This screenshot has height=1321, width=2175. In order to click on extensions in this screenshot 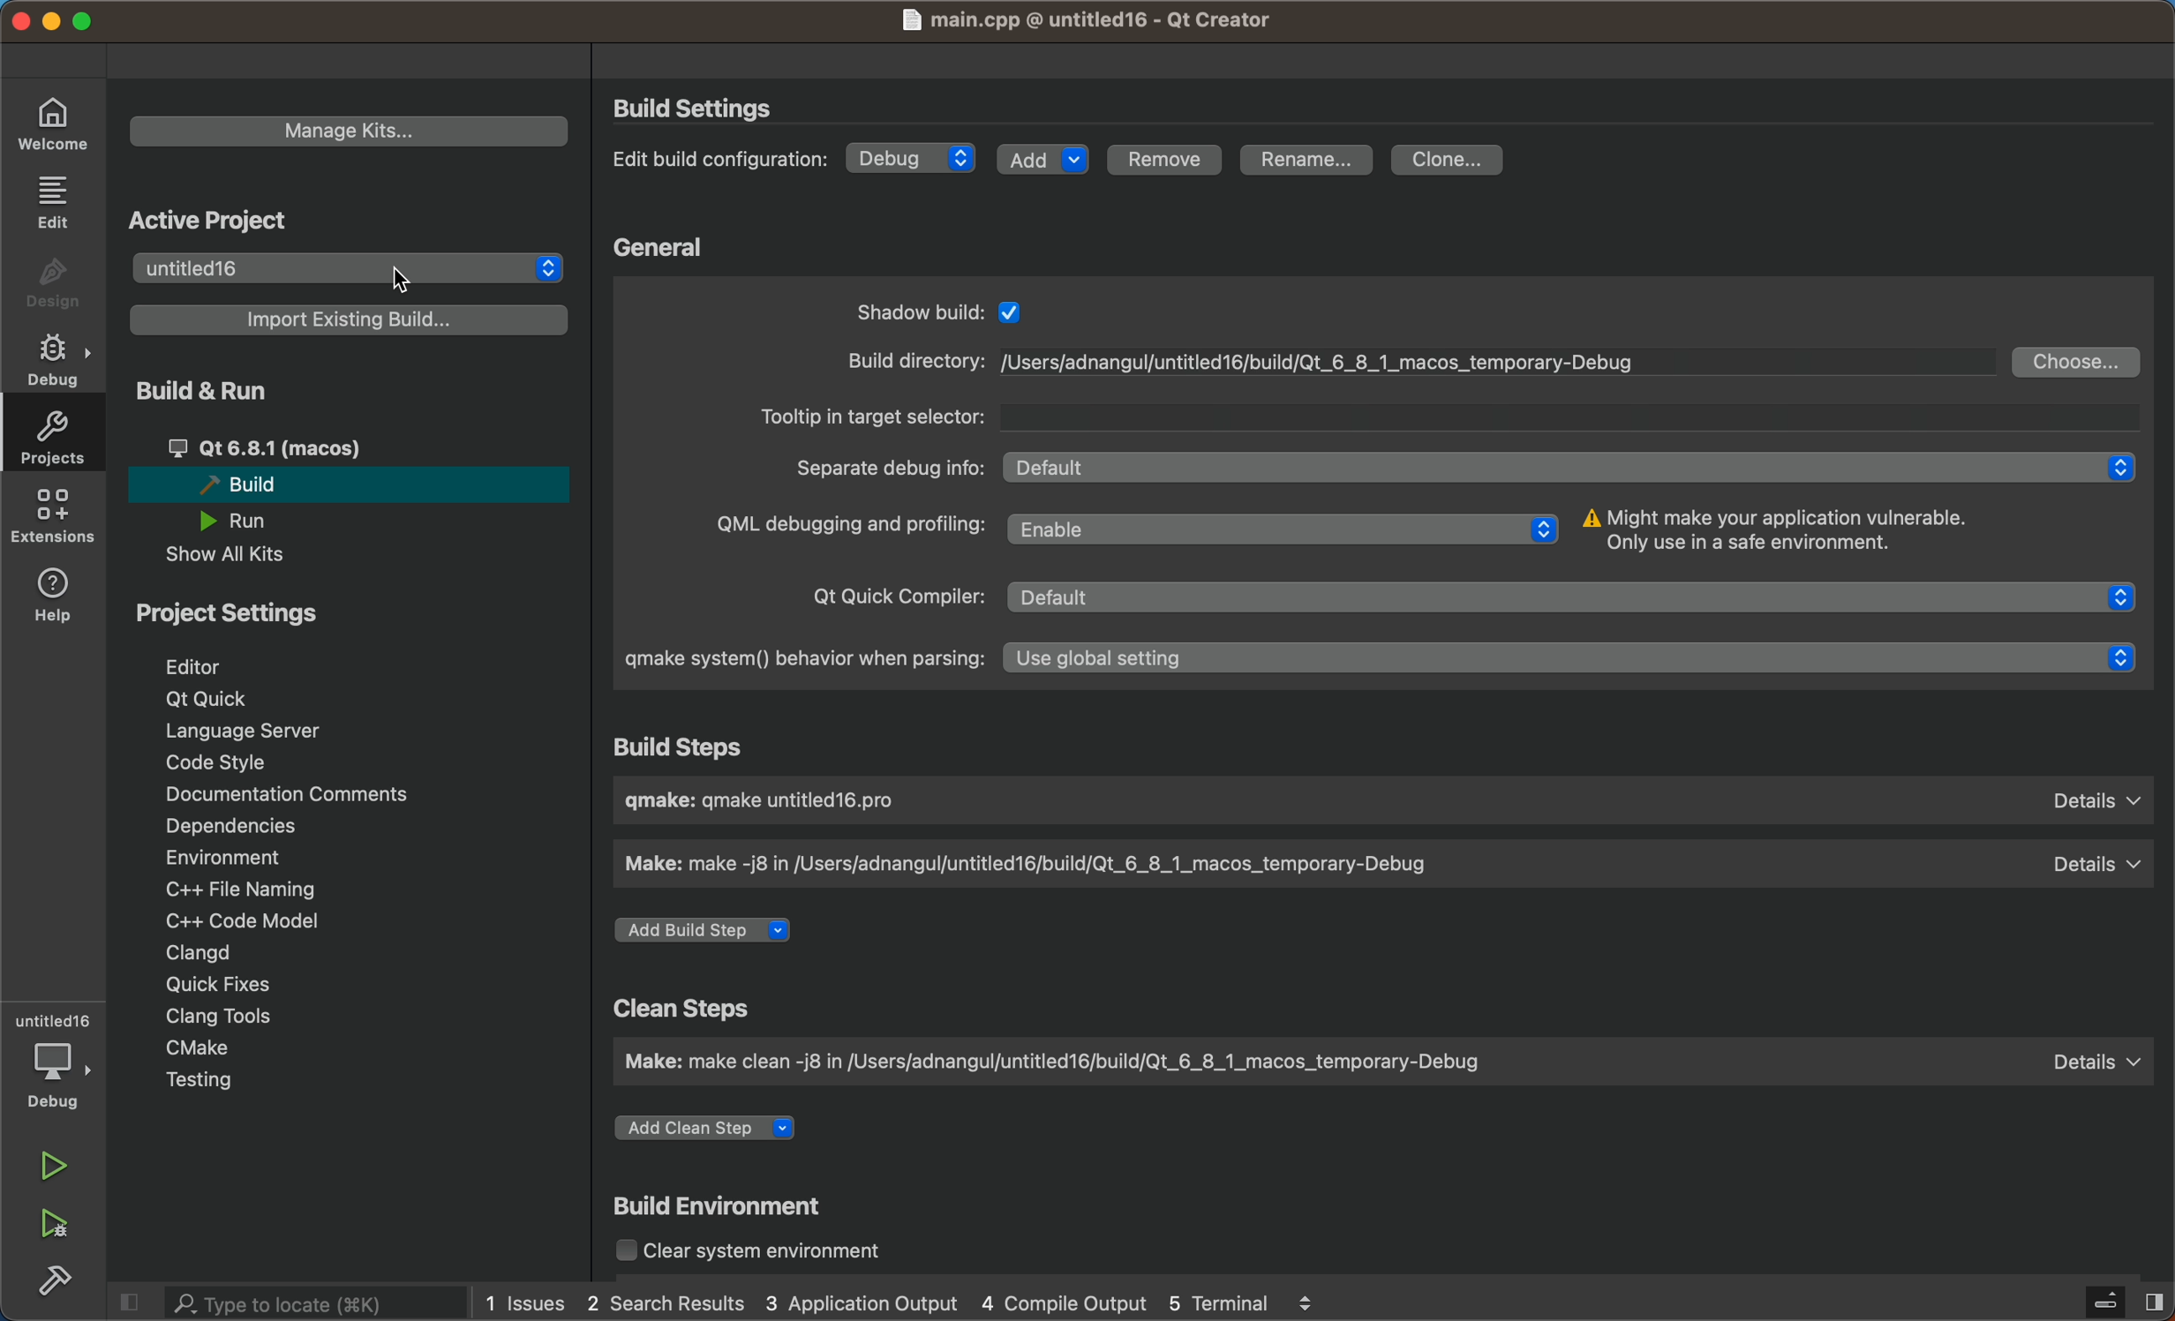, I will do `click(57, 514)`.